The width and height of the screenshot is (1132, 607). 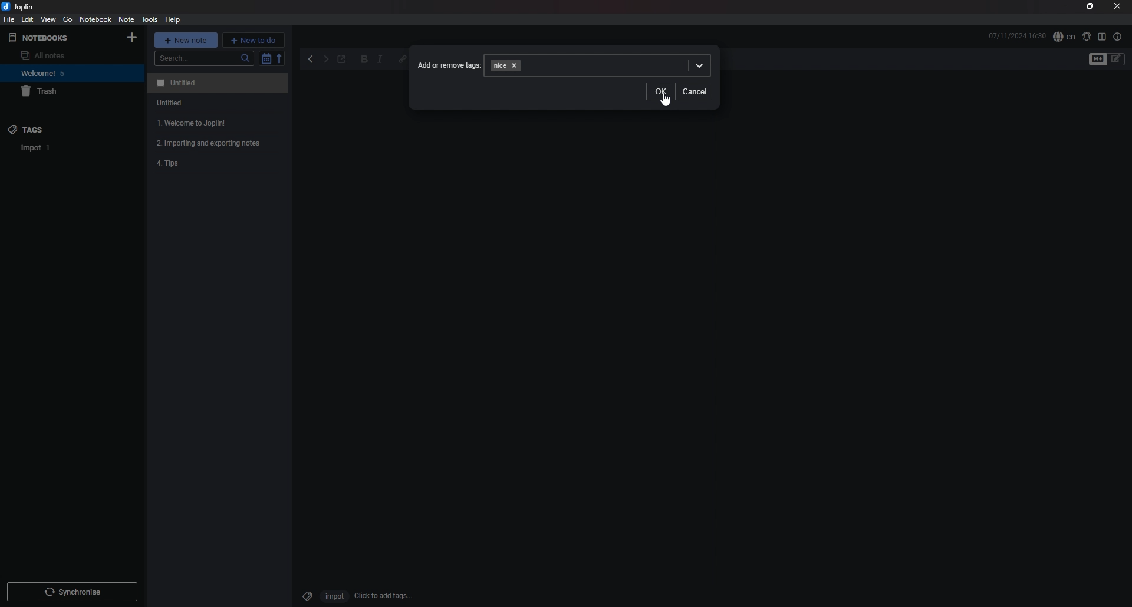 What do you see at coordinates (57, 55) in the screenshot?
I see `all notes` at bounding box center [57, 55].